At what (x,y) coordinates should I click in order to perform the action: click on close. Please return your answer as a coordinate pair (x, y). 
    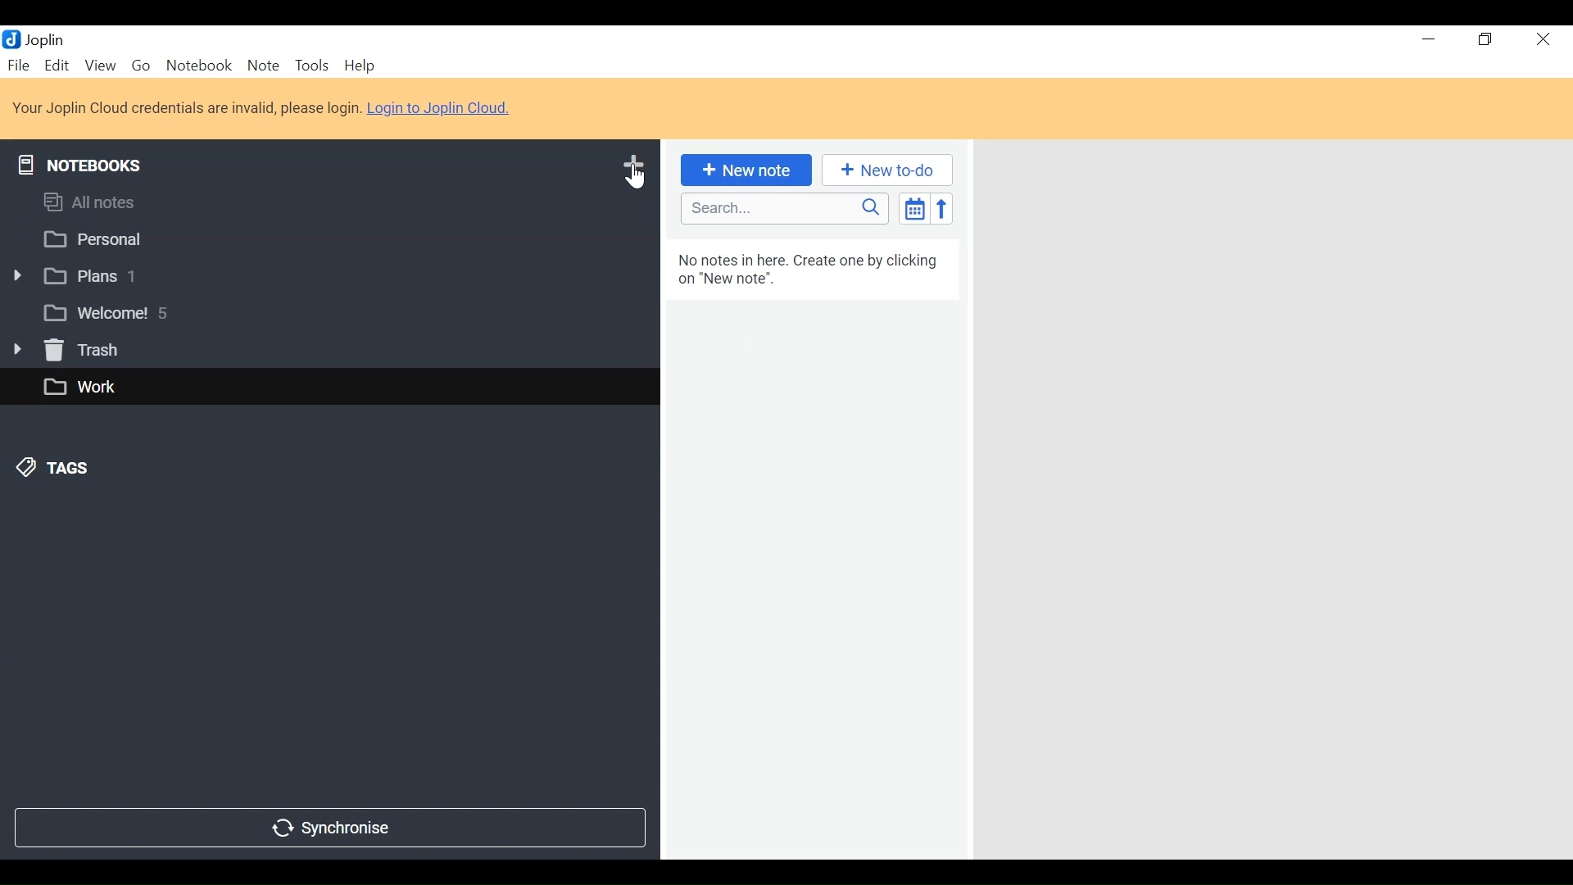
    Looking at the image, I should click on (1543, 40).